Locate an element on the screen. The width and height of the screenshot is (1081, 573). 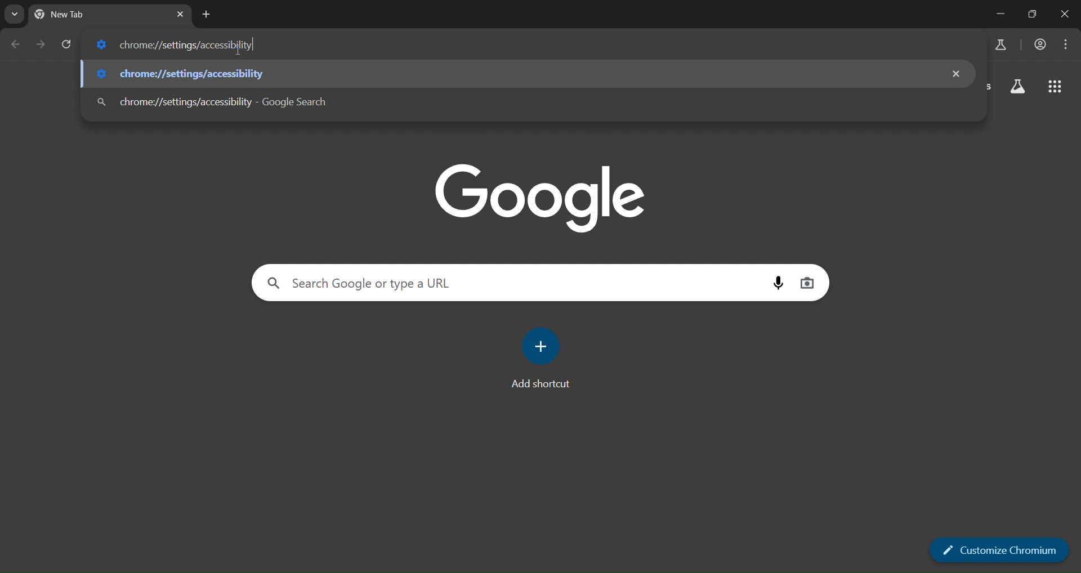
restore down is located at coordinates (1036, 13).